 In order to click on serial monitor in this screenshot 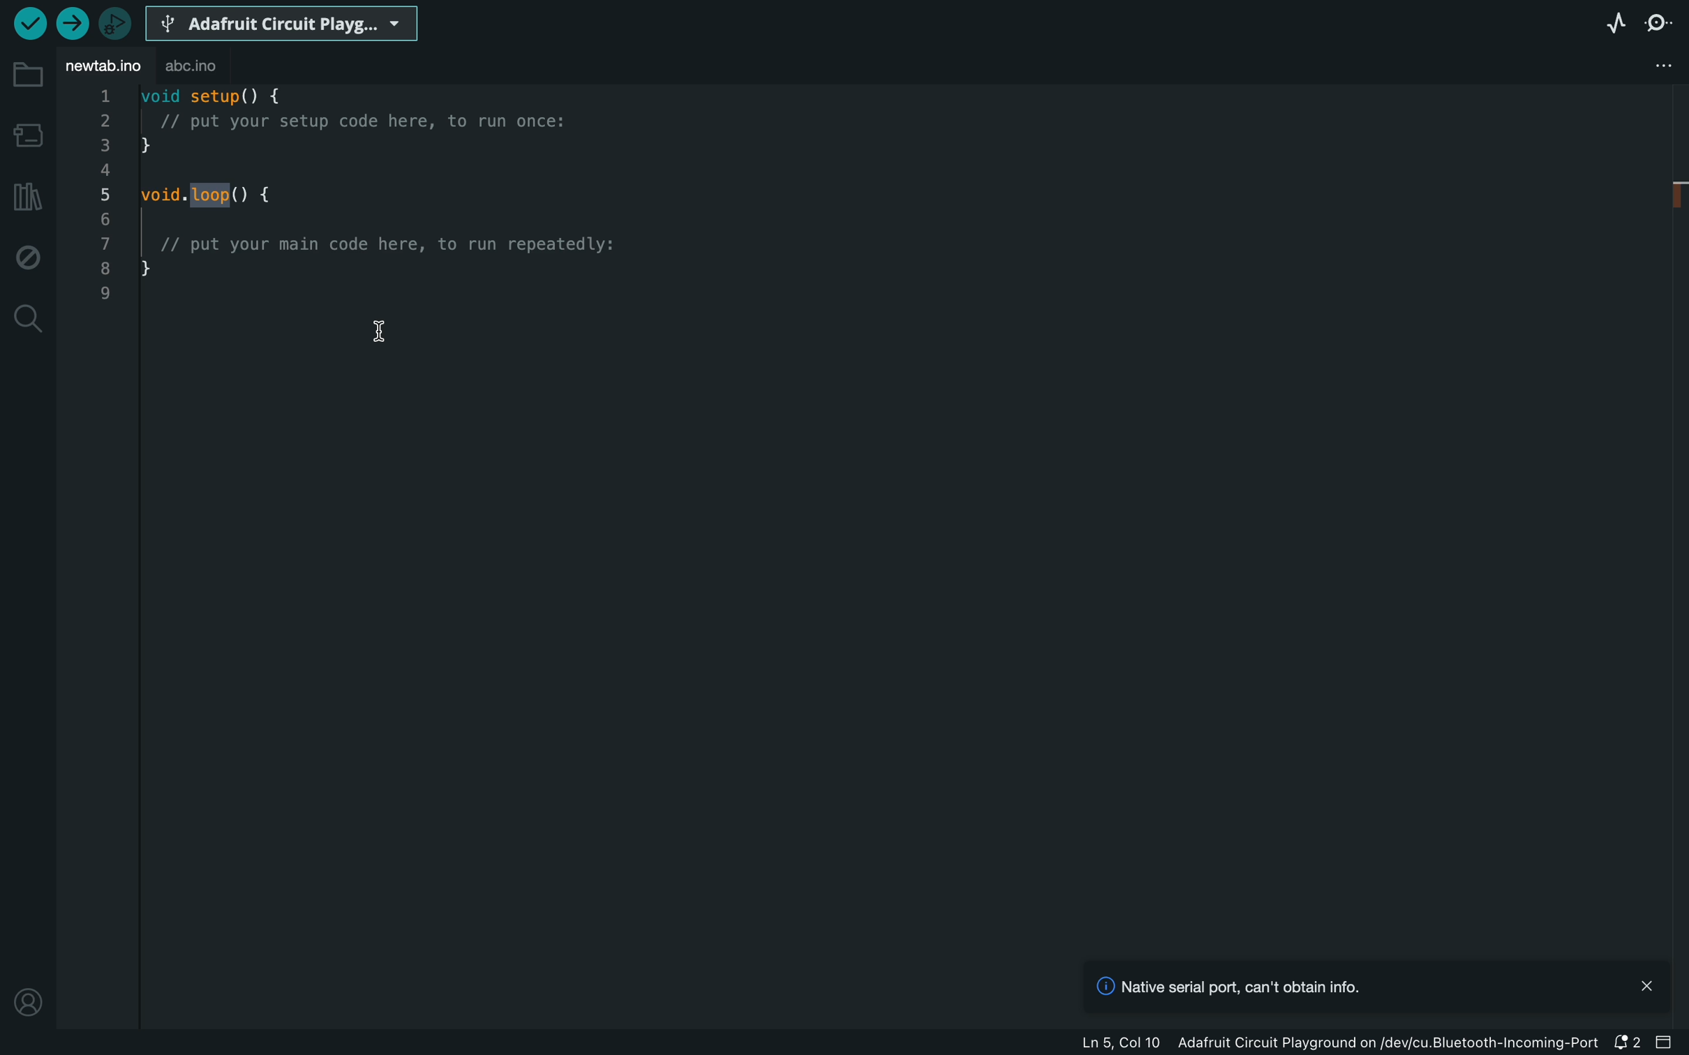, I will do `click(1657, 22)`.